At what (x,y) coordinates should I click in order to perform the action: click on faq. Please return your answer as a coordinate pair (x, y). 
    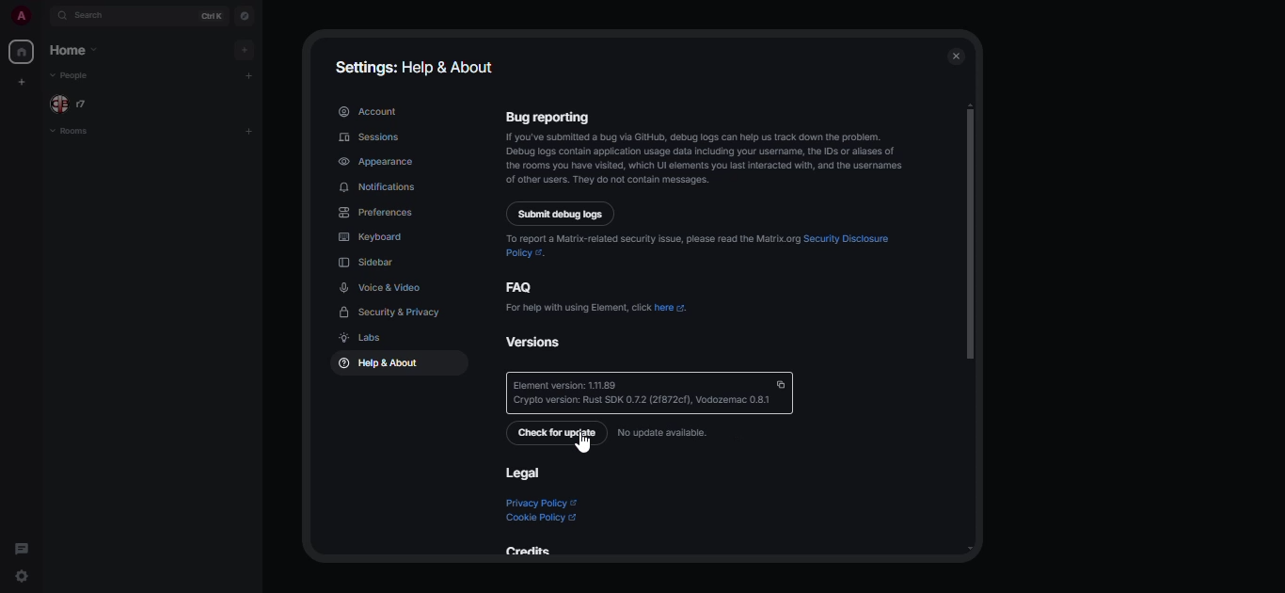
    Looking at the image, I should click on (522, 286).